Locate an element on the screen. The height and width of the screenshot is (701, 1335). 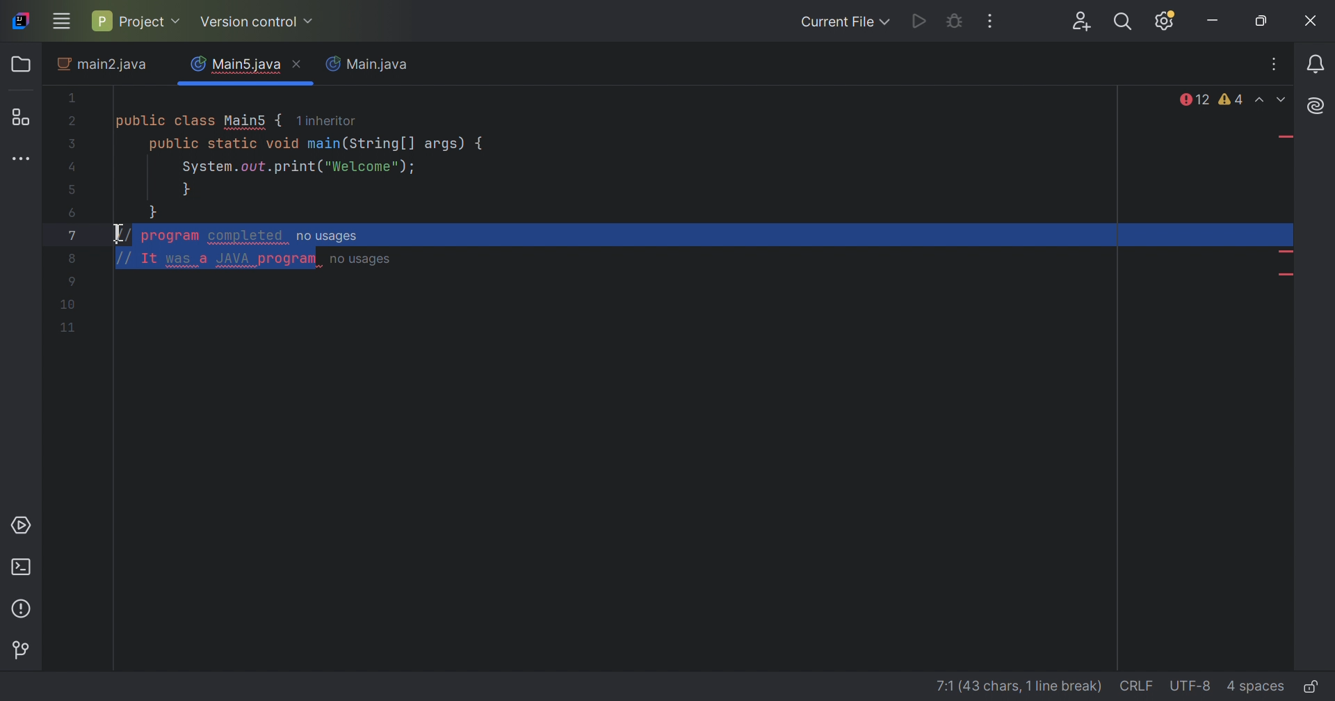
This java code defines a main class with a main method. IT prints "Welcome" to the console. is located at coordinates (275, 152).